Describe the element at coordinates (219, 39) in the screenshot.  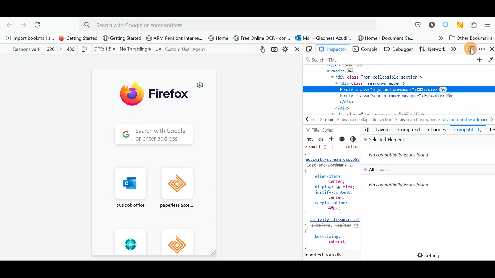
I see `Bookmark 5` at that location.